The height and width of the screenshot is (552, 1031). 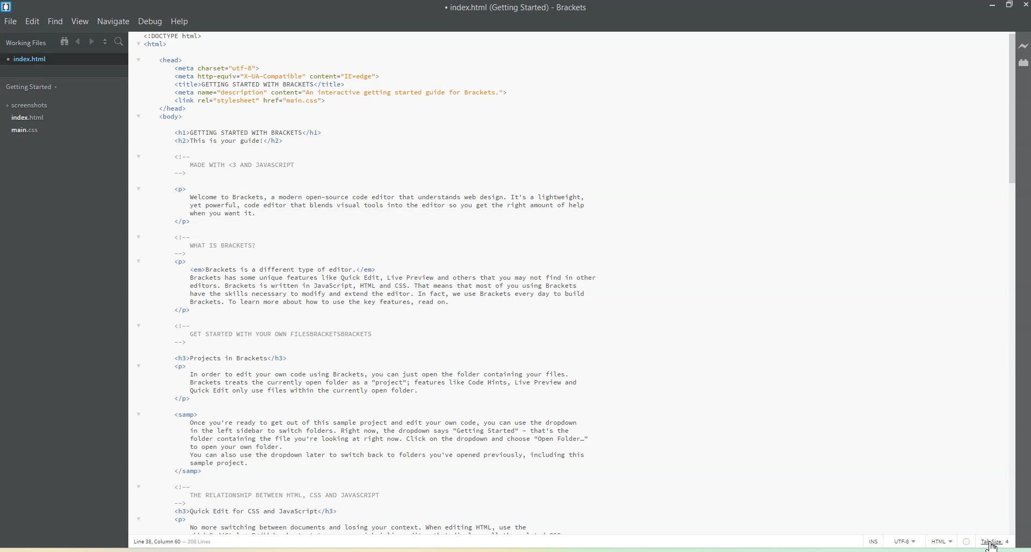 I want to click on Navigate Forward, so click(x=92, y=41).